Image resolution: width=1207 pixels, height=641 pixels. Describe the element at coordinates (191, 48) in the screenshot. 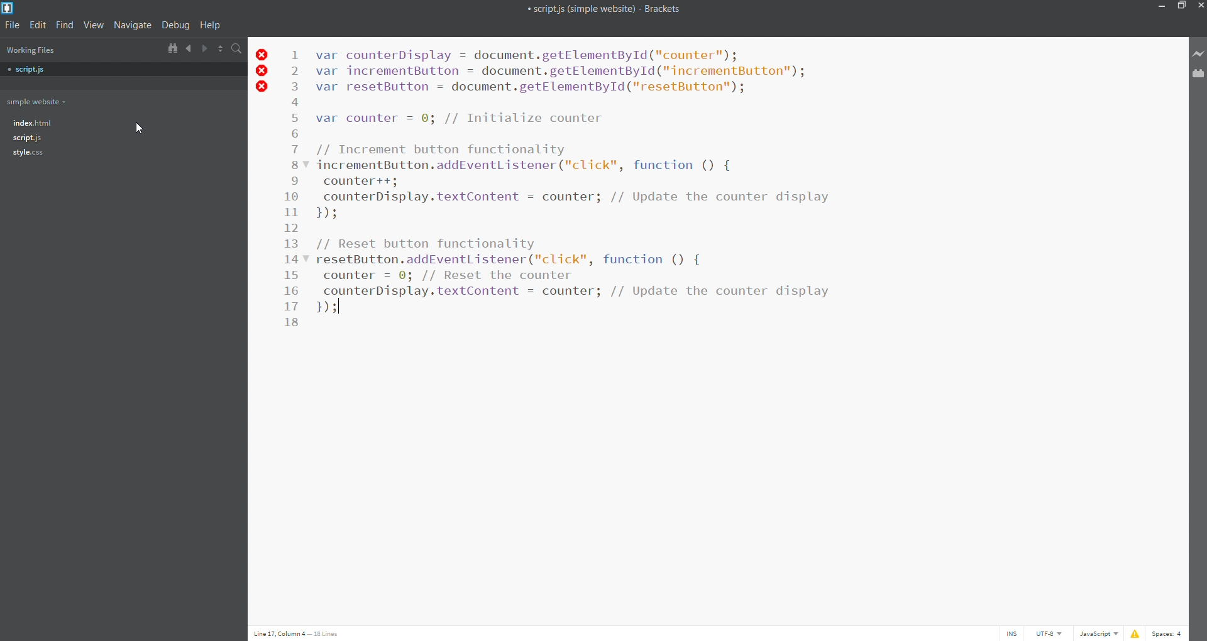

I see `navigate backward` at that location.